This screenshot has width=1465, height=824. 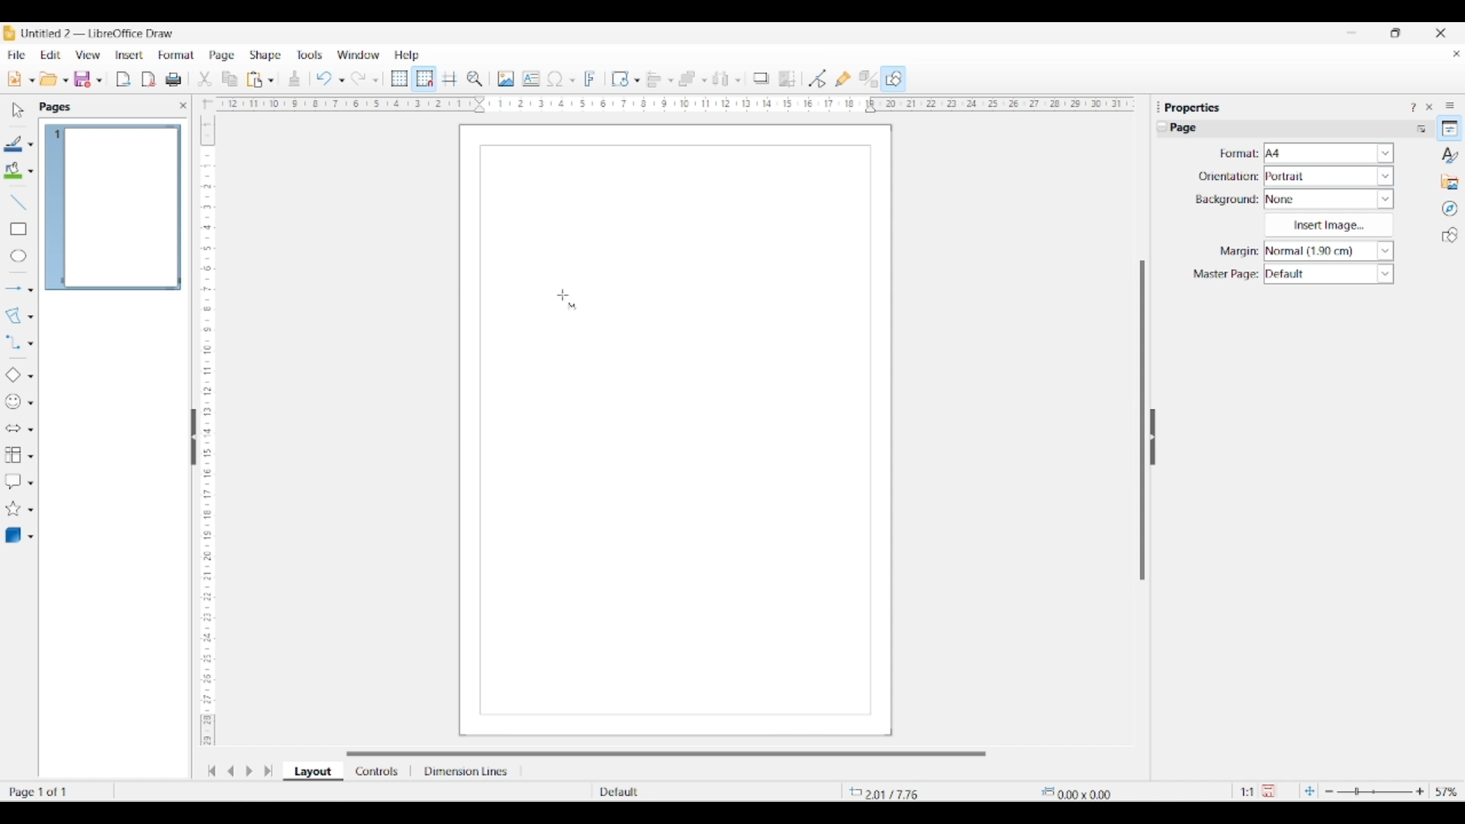 I want to click on Special character options, so click(x=572, y=80).